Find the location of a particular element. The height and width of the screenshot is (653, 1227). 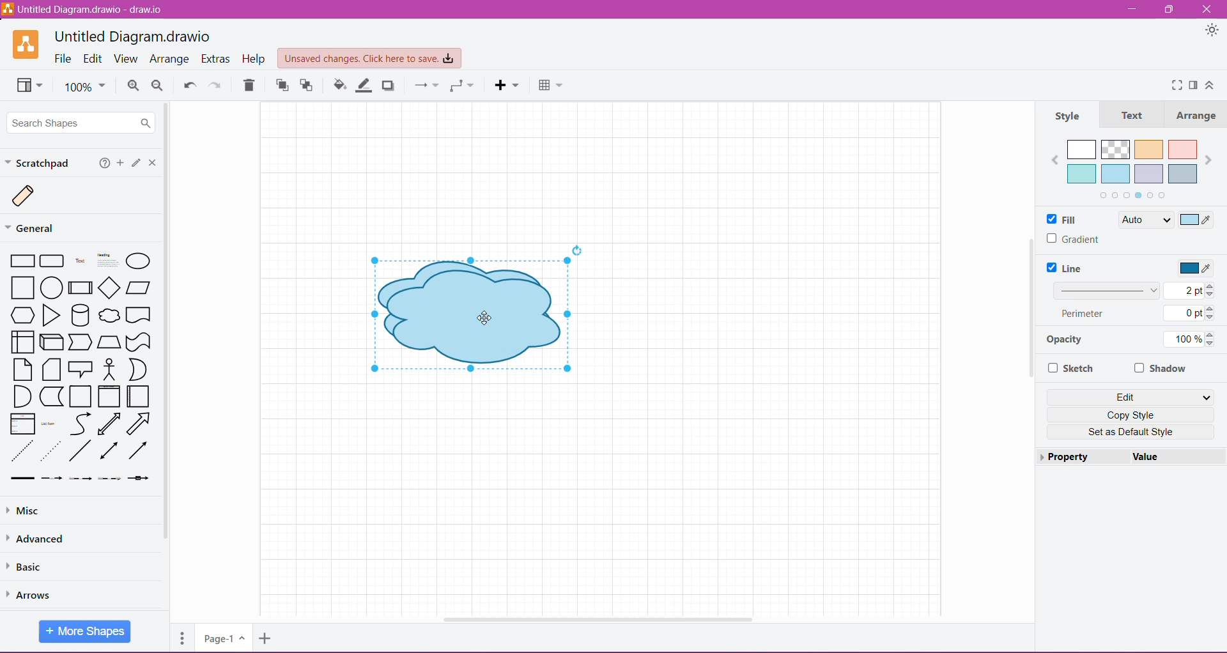

Style is located at coordinates (1069, 117).